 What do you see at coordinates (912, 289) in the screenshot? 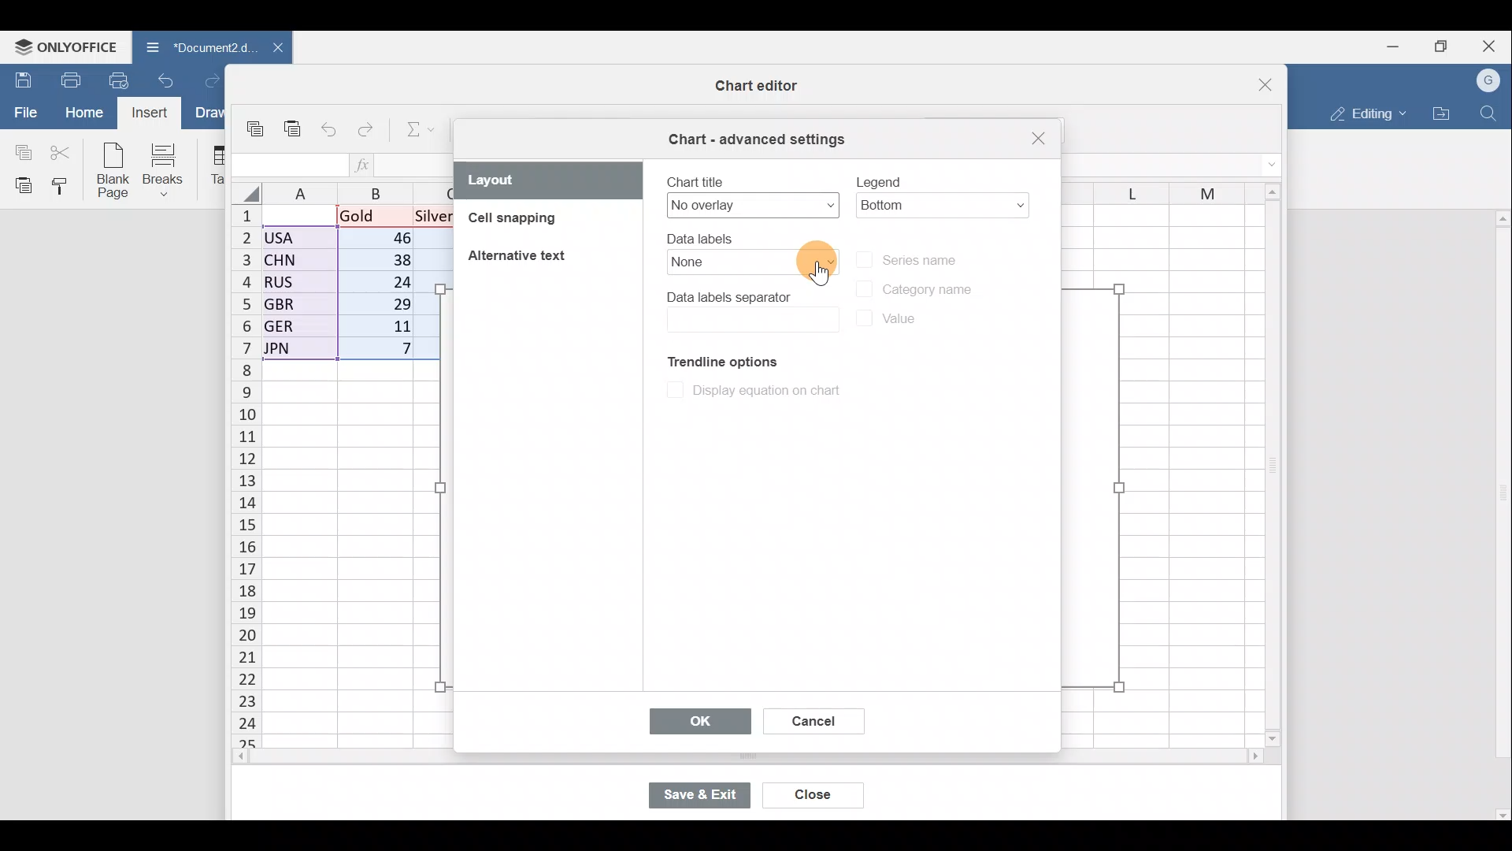
I see `Category name` at bounding box center [912, 289].